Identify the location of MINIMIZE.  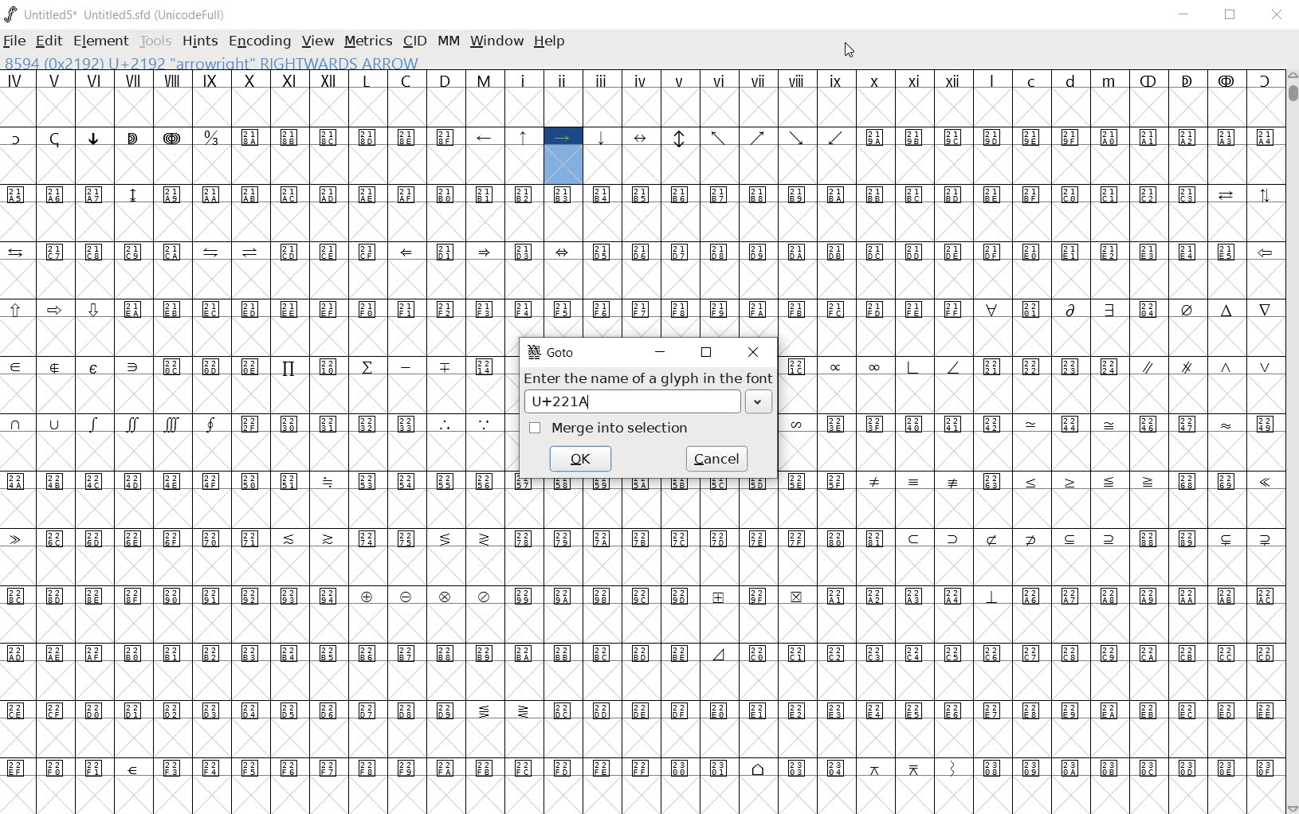
(1184, 15).